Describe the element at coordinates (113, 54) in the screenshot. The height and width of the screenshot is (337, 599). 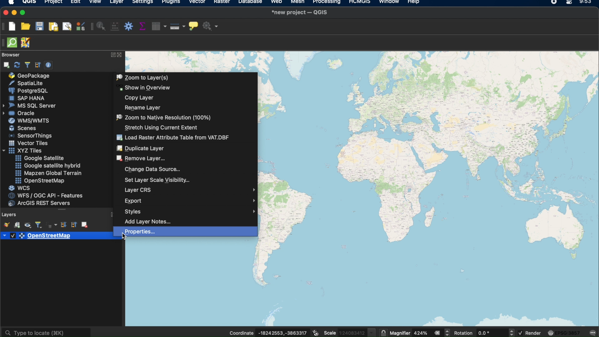
I see `EXPAND` at that location.